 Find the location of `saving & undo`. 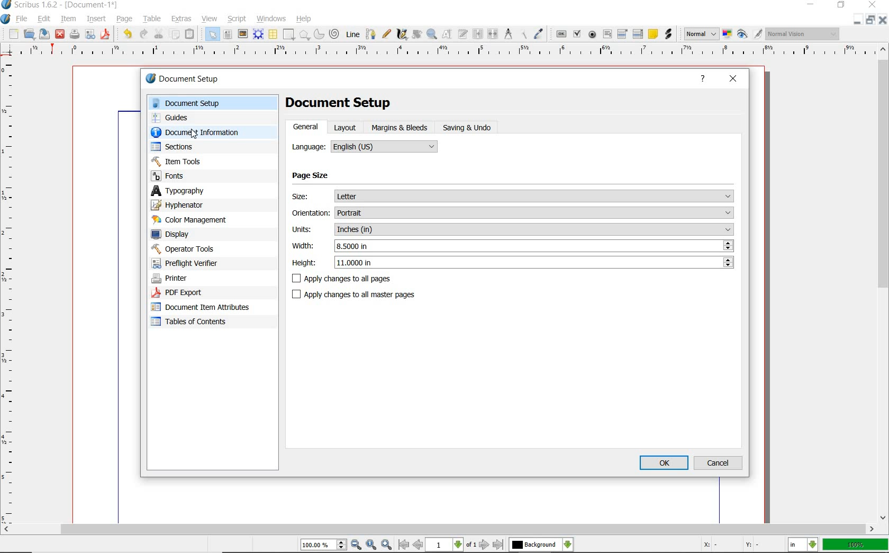

saving & undo is located at coordinates (467, 128).